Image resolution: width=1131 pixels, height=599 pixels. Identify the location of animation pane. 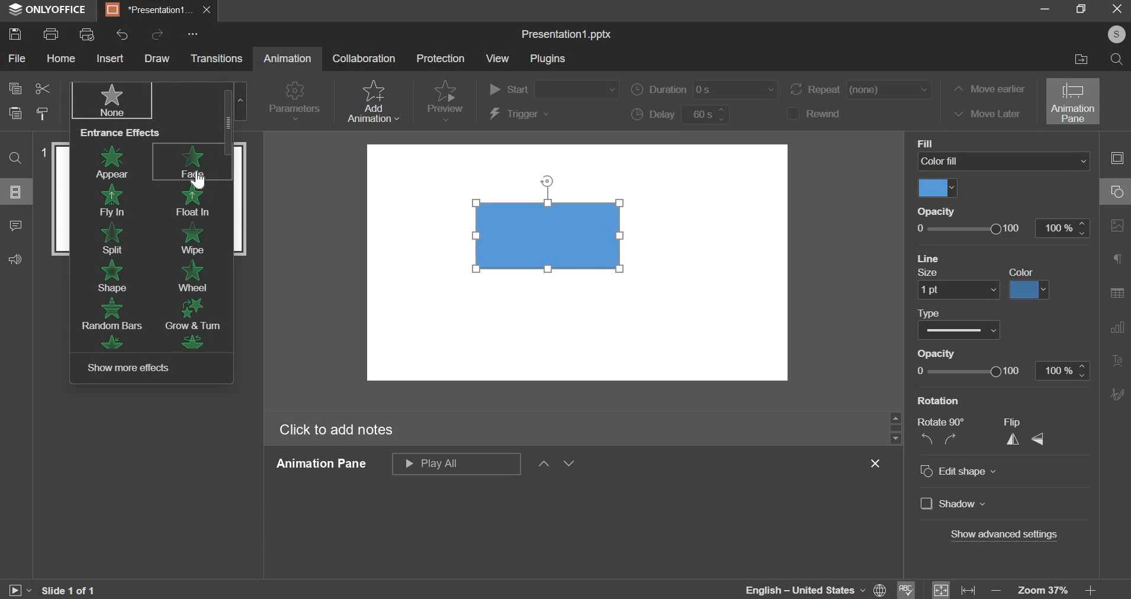
(1072, 101).